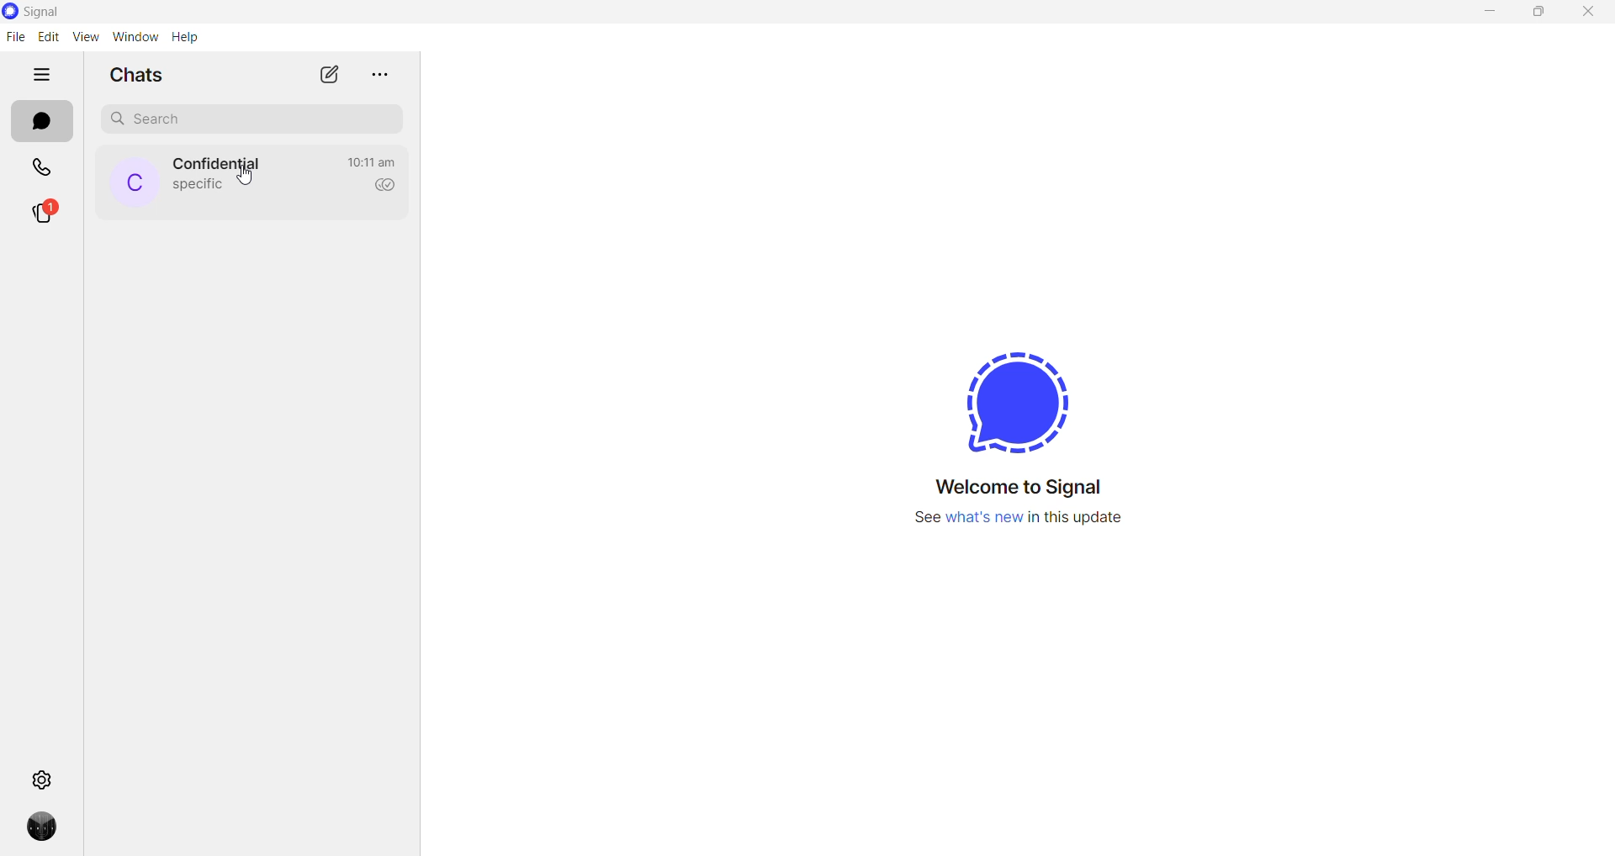 This screenshot has height=856, width=1615. I want to click on signal logo, so click(1021, 394).